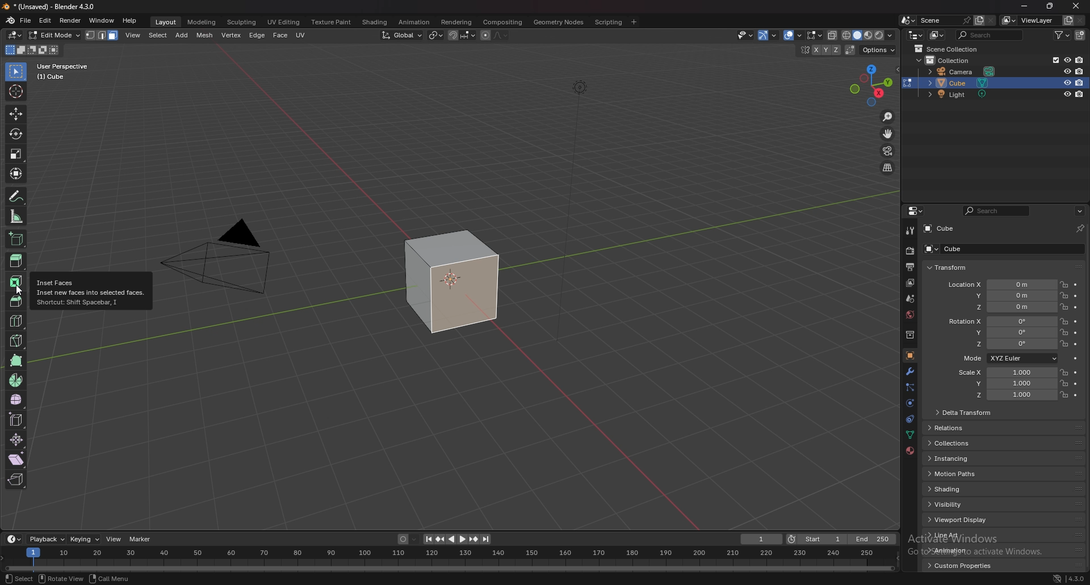 The height and width of the screenshot is (585, 1090). I want to click on transform, so click(948, 268).